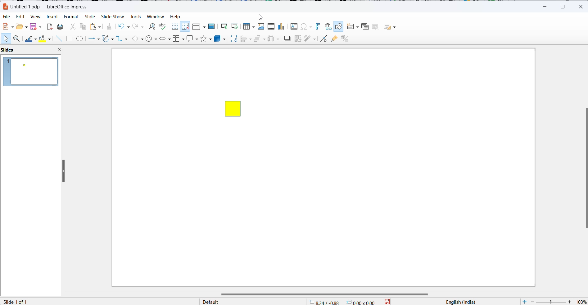 The height and width of the screenshot is (305, 588). What do you see at coordinates (72, 28) in the screenshot?
I see `cut` at bounding box center [72, 28].